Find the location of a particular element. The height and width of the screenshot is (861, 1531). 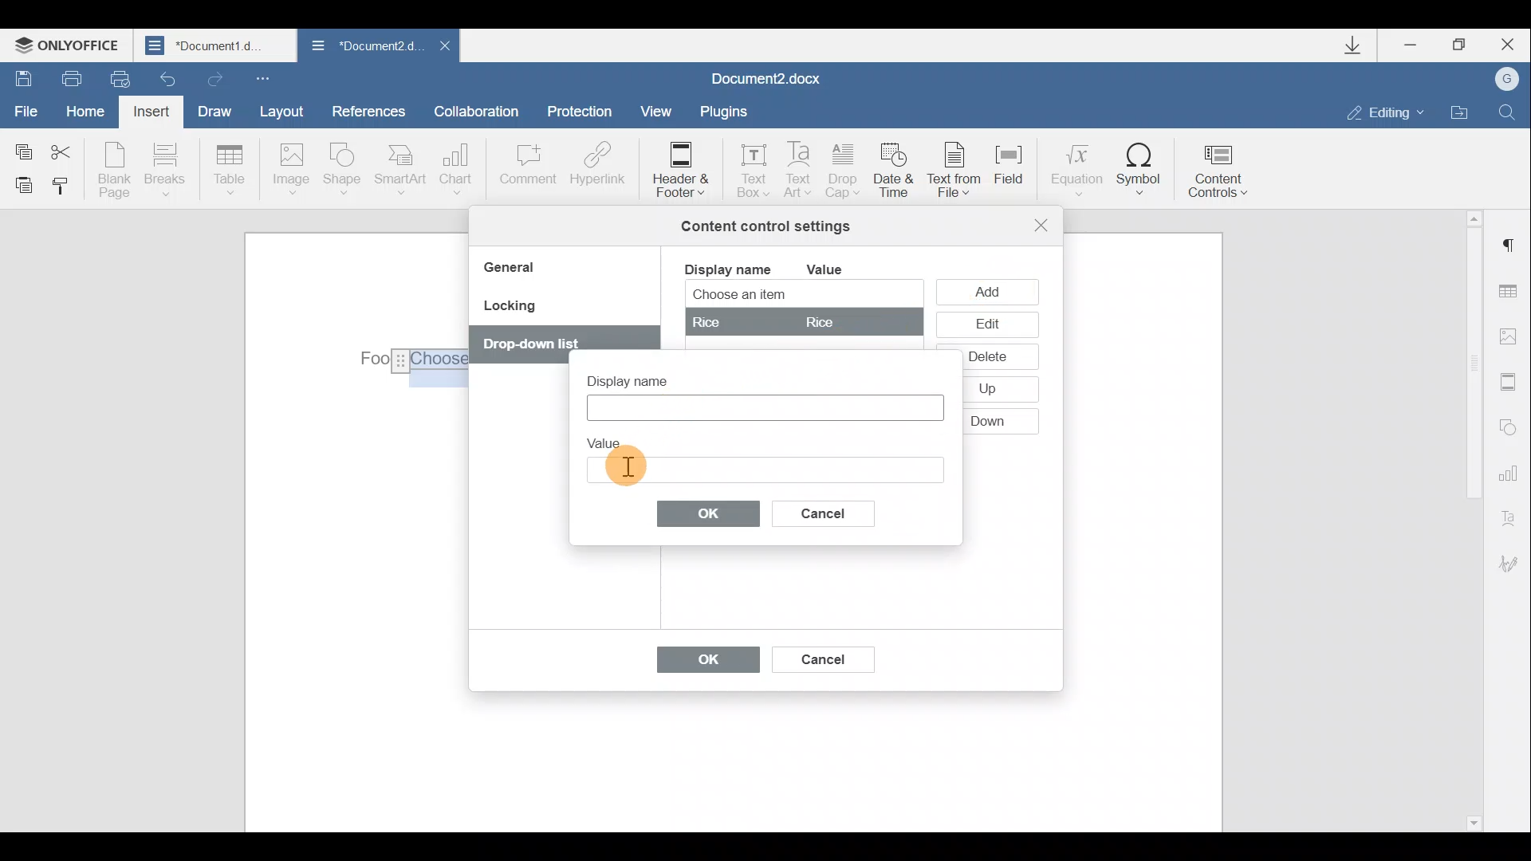

Header & footer is located at coordinates (679, 168).